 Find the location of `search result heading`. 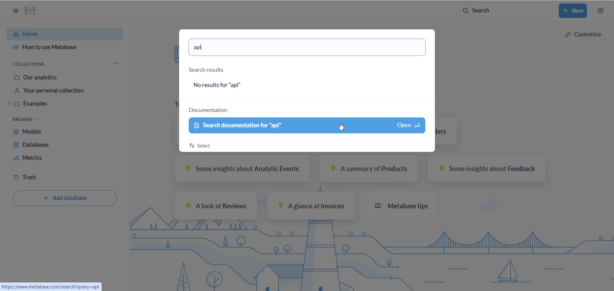

search result heading is located at coordinates (212, 70).